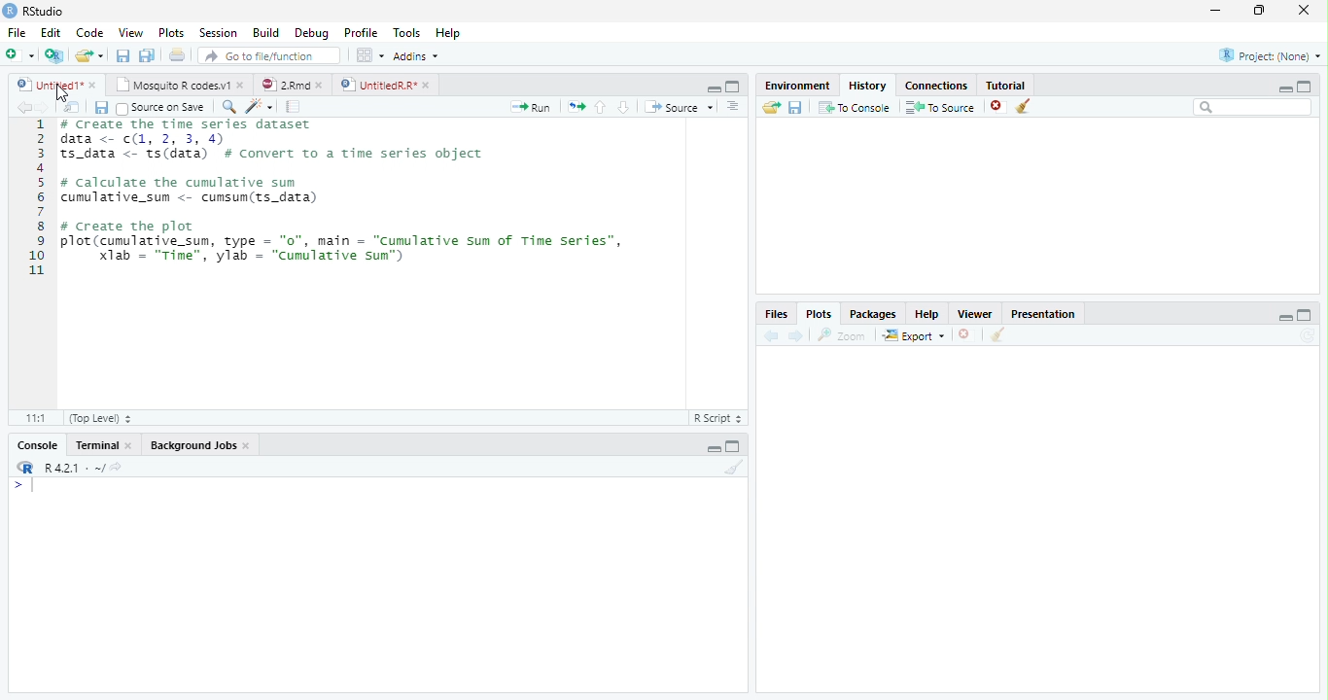  What do you see at coordinates (291, 109) in the screenshot?
I see `pages` at bounding box center [291, 109].